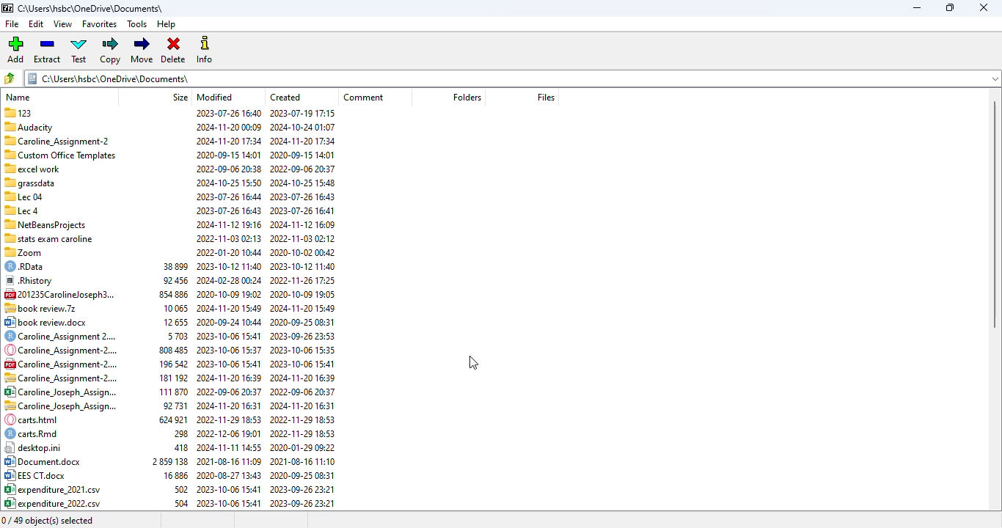  Describe the element at coordinates (10, 78) in the screenshot. I see `browse folders` at that location.